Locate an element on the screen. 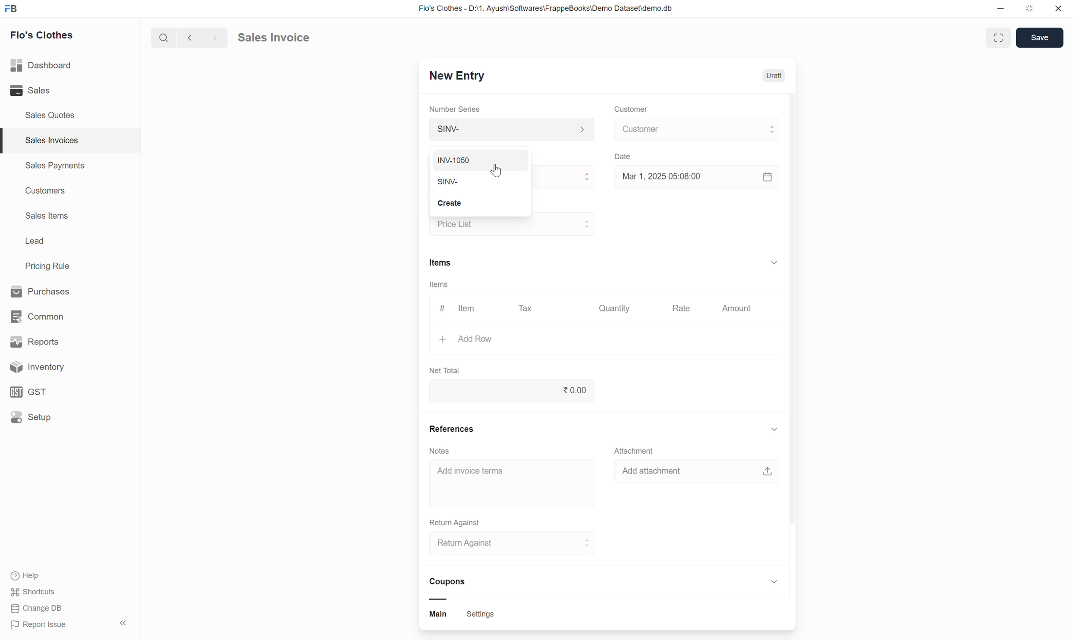 Image resolution: width=1073 pixels, height=640 pixels. sales invoice  is located at coordinates (285, 36).